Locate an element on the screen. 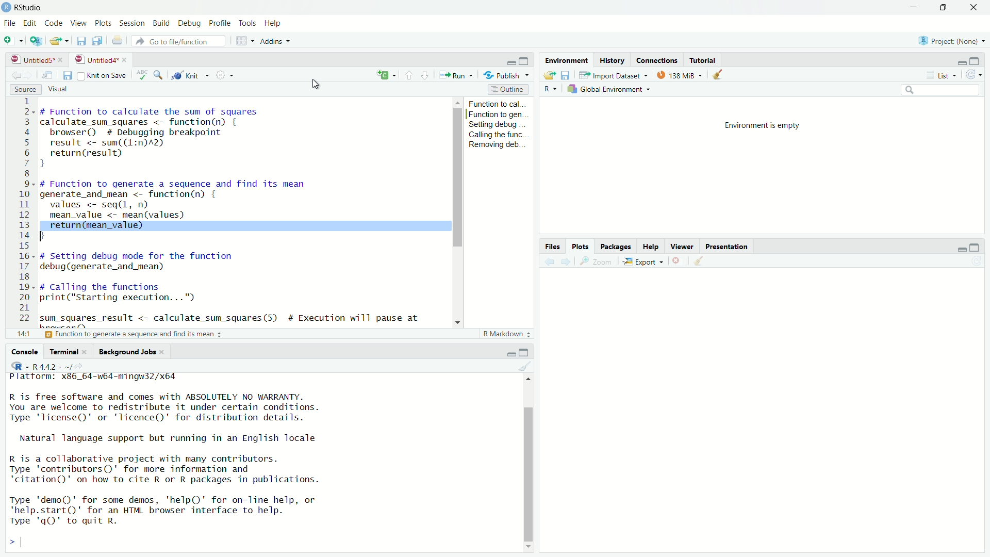 The height and width of the screenshot is (557, 990). knit is located at coordinates (193, 73).